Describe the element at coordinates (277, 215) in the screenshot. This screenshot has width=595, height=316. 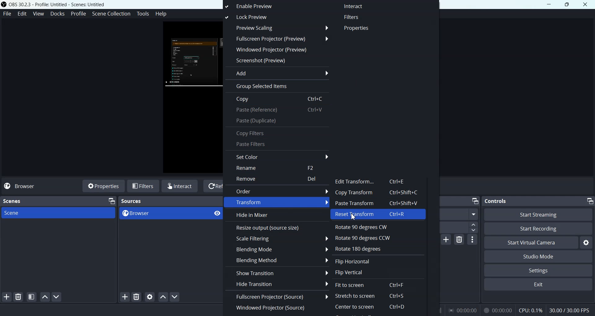
I see `Hide In Mixer` at that location.